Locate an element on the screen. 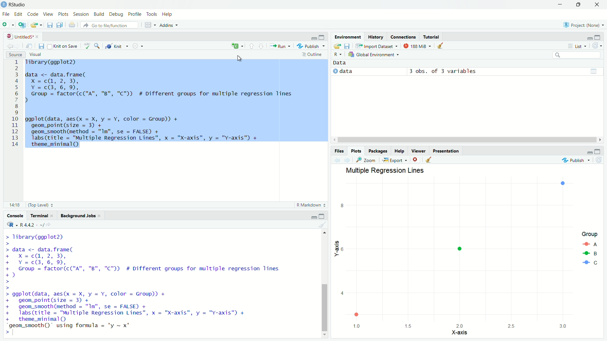 This screenshot has width=607, height=341. view is located at coordinates (588, 71).